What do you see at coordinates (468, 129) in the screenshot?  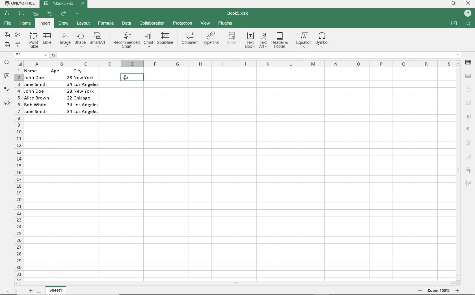 I see `PARAGRAPH SETTINGS` at bounding box center [468, 129].